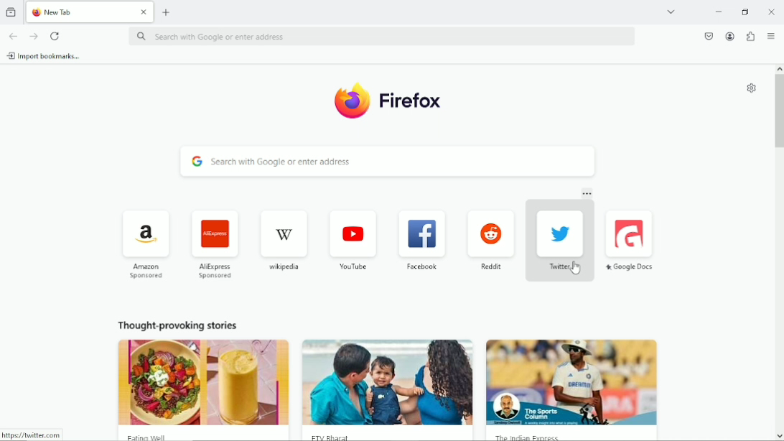 The height and width of the screenshot is (441, 784). What do you see at coordinates (779, 111) in the screenshot?
I see `vertical scrollbar` at bounding box center [779, 111].